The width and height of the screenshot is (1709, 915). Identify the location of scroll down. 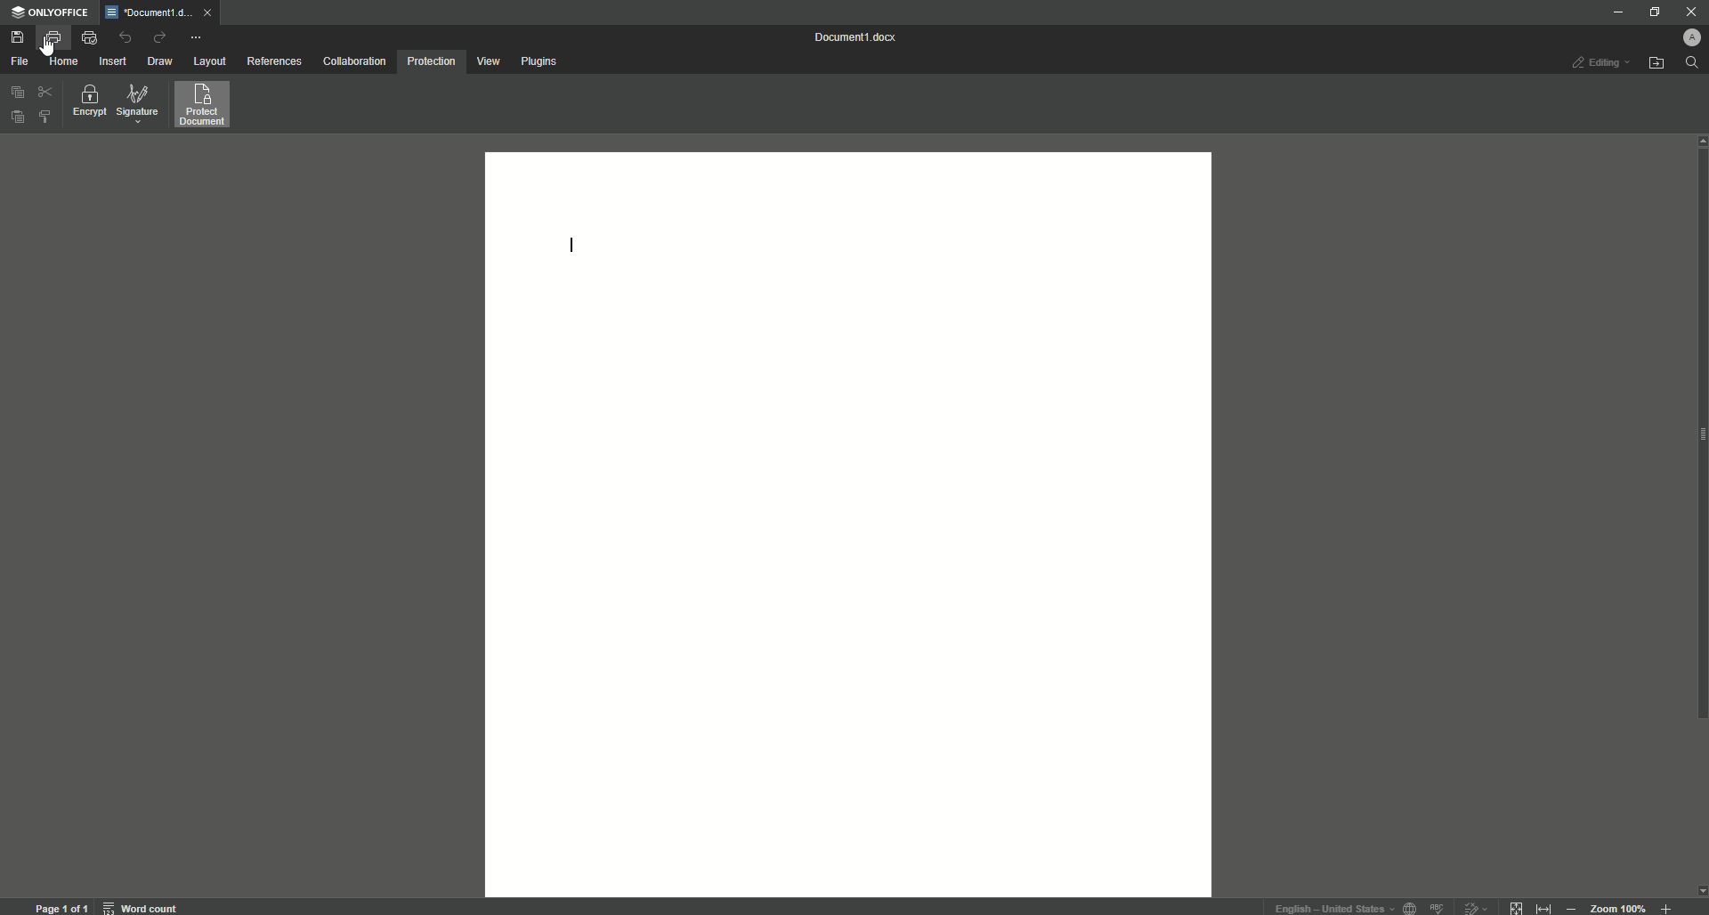
(1698, 890).